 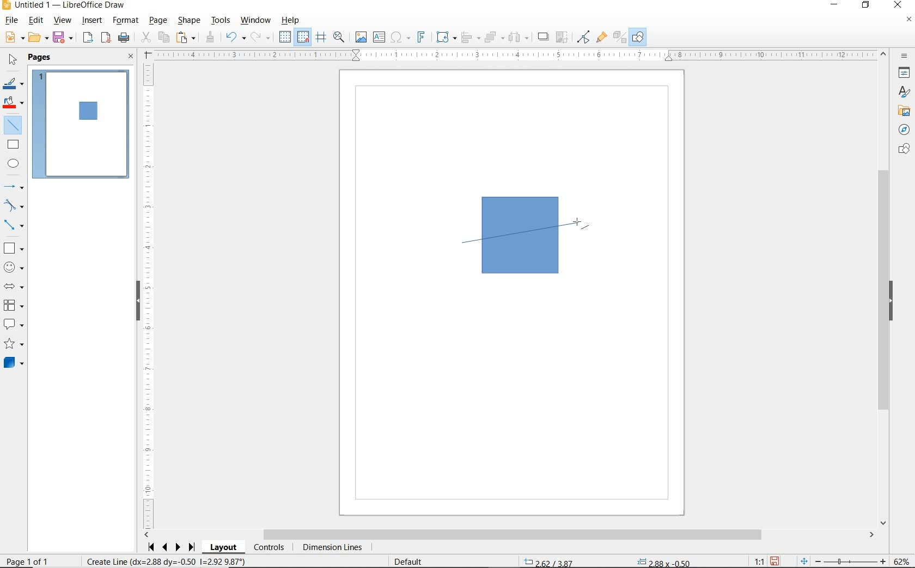 I want to click on SHADOW, so click(x=544, y=37).